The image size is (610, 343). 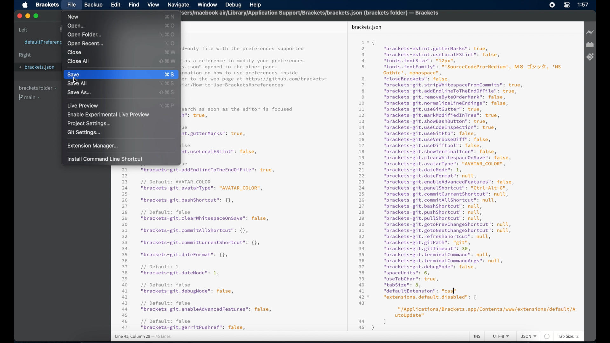 I want to click on save, so click(x=104, y=74).